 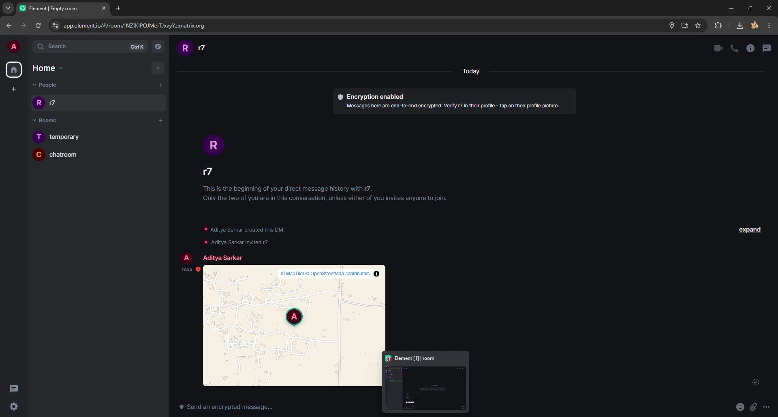 What do you see at coordinates (749, 231) in the screenshot?
I see `expand` at bounding box center [749, 231].